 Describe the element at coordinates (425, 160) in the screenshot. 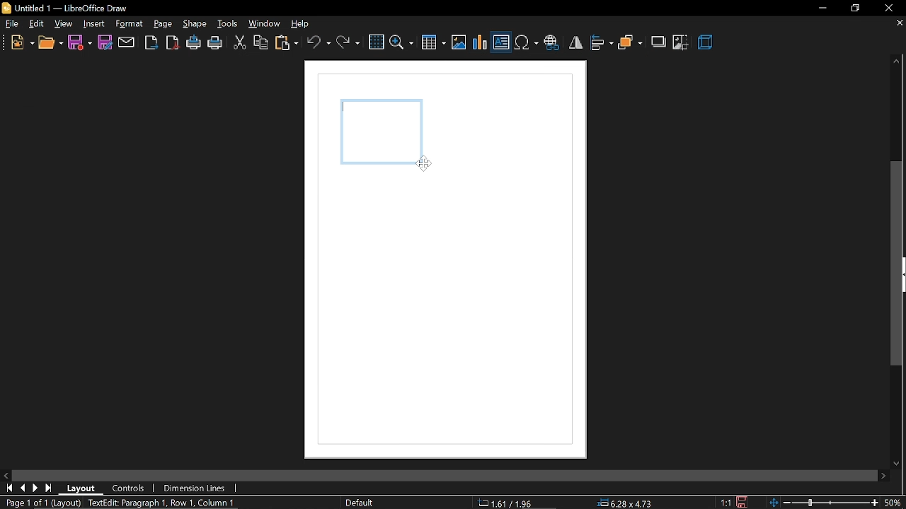

I see `Cursor` at that location.